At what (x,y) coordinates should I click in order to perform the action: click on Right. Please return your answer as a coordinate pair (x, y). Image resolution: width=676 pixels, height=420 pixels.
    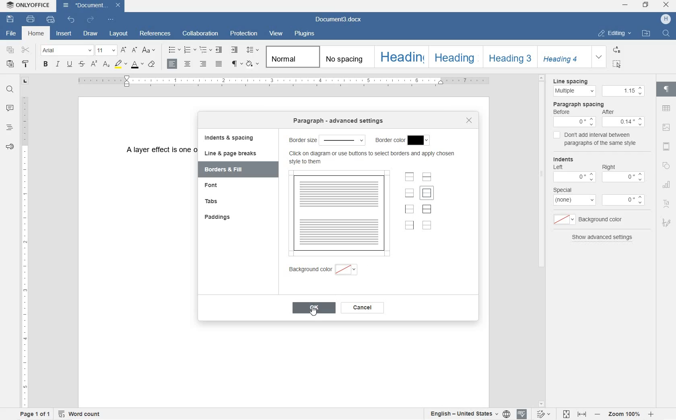
    Looking at the image, I should click on (622, 171).